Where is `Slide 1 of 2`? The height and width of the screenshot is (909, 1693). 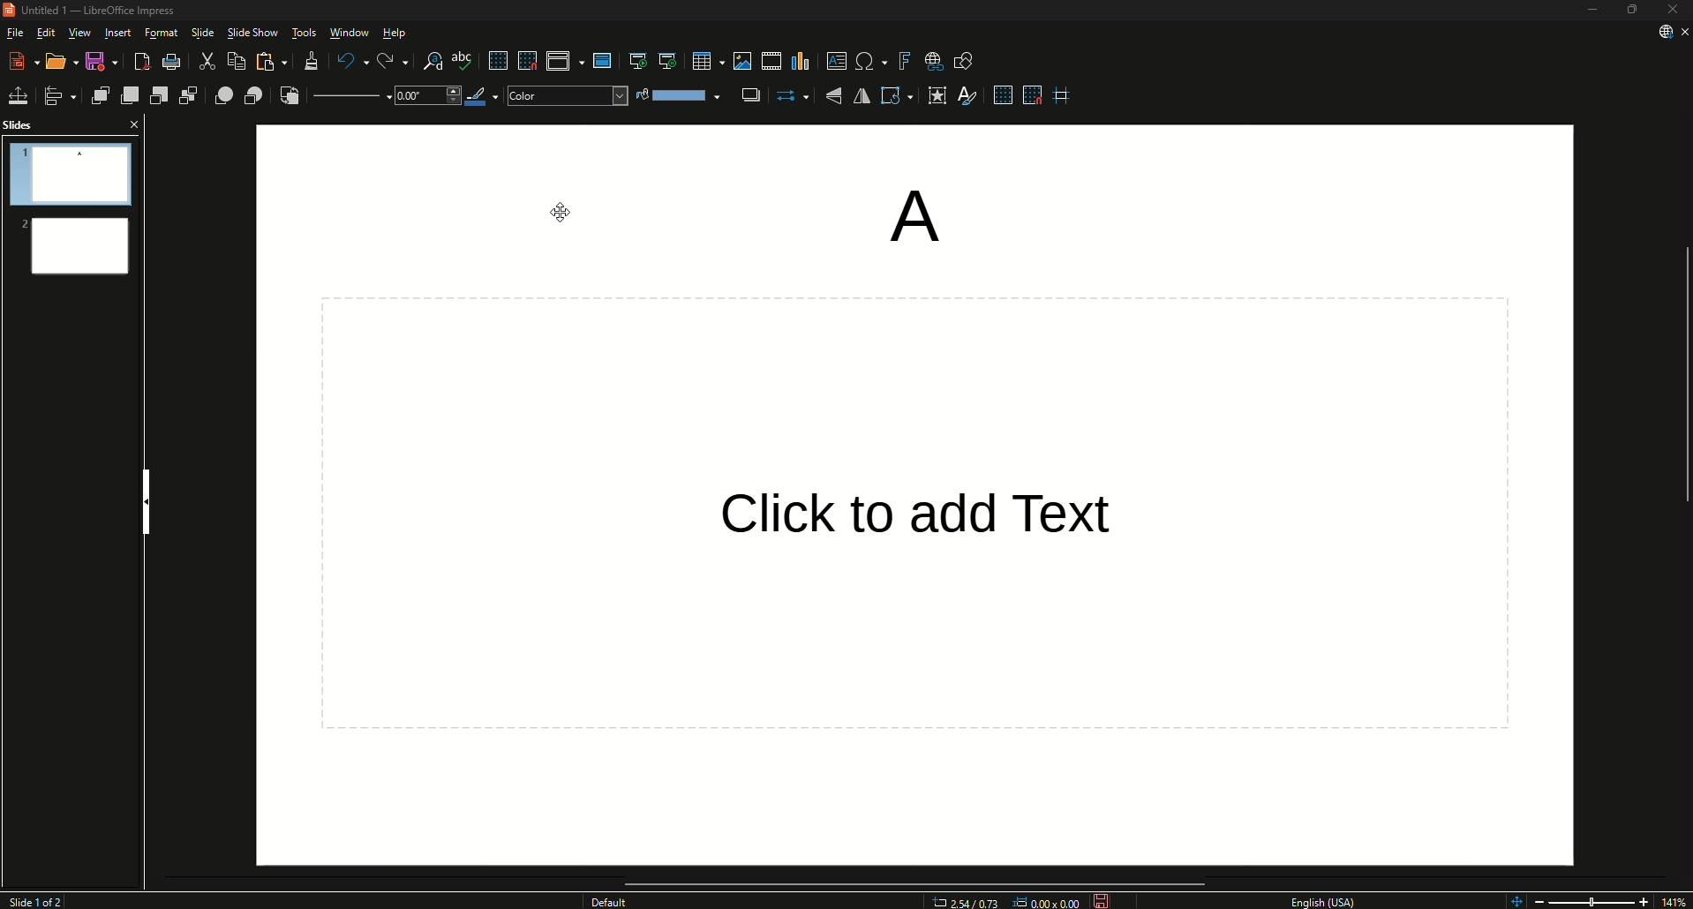 Slide 1 of 2 is located at coordinates (45, 901).